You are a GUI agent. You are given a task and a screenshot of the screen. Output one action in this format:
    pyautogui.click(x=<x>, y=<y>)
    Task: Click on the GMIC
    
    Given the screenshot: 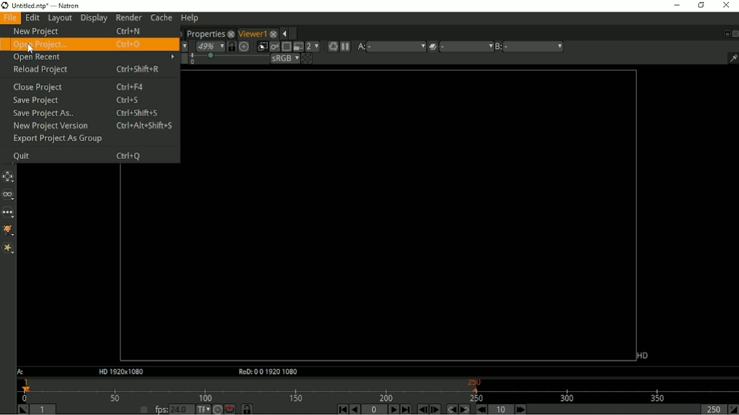 What is the action you would take?
    pyautogui.click(x=9, y=231)
    